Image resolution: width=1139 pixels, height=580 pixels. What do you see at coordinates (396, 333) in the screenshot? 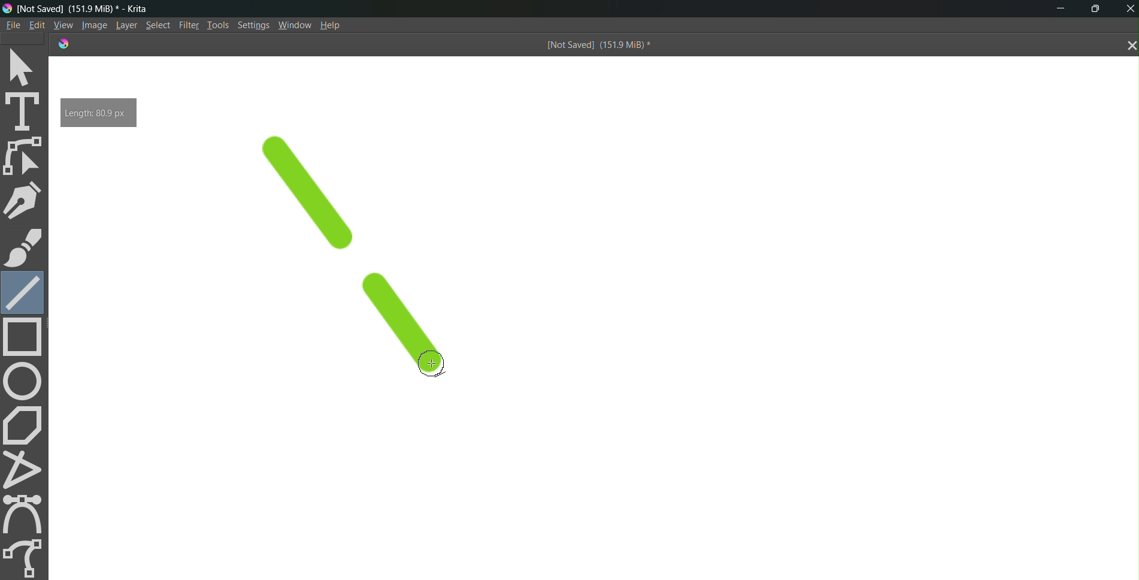
I see `line` at bounding box center [396, 333].